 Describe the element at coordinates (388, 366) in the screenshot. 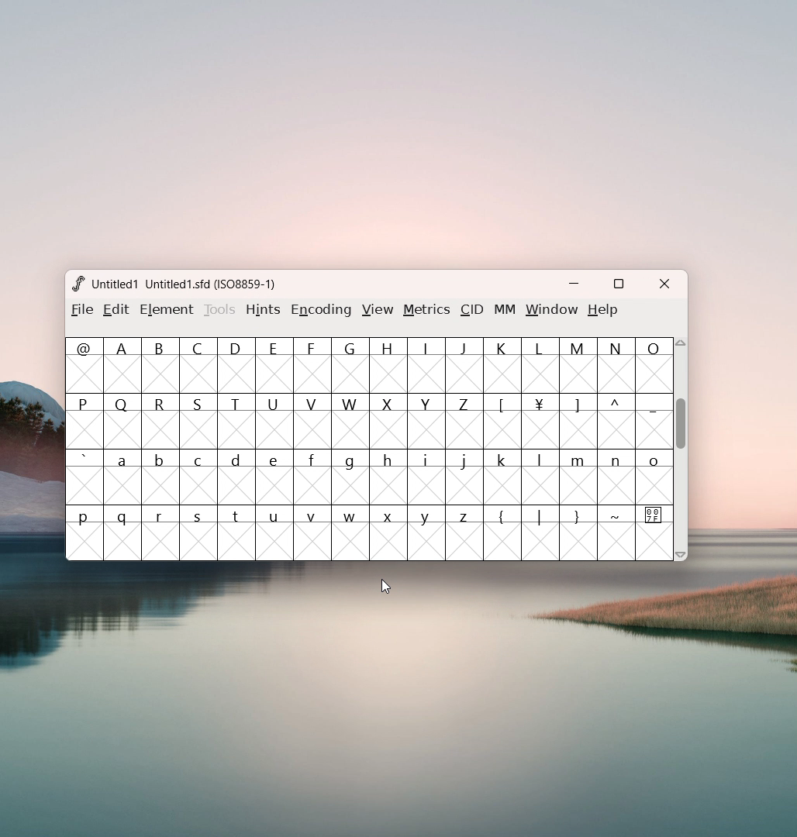

I see `H` at that location.